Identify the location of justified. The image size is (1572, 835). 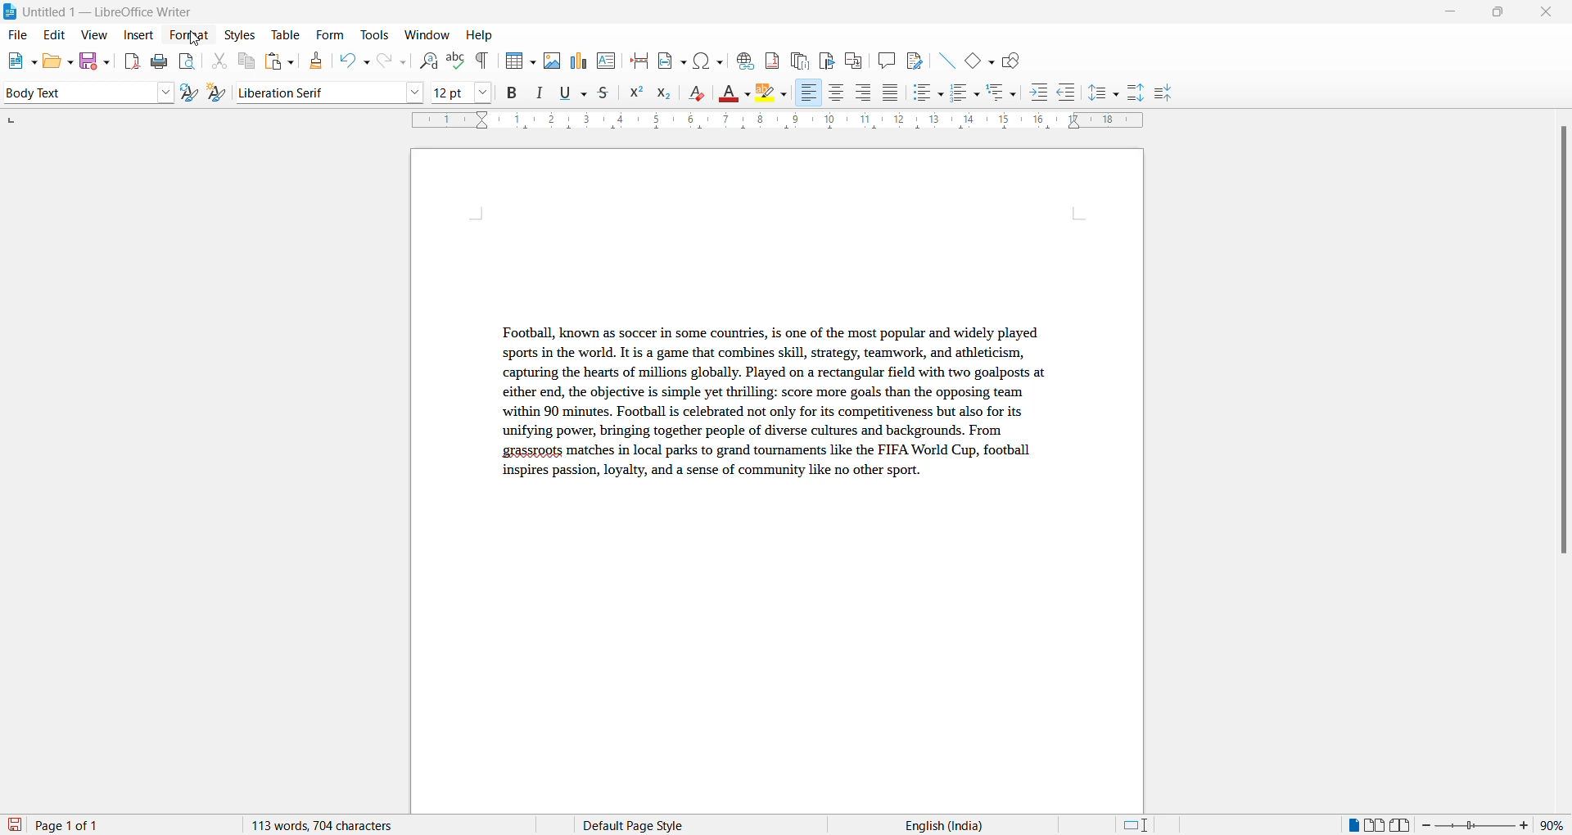
(892, 94).